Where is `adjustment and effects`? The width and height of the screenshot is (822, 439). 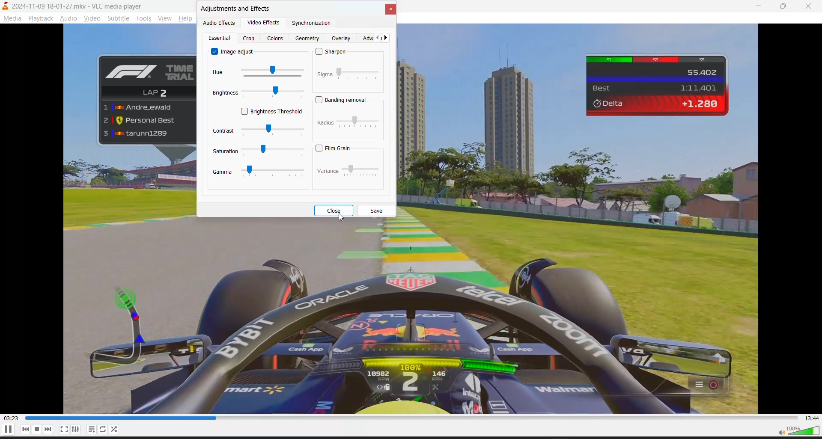
adjustment and effects is located at coordinates (236, 9).